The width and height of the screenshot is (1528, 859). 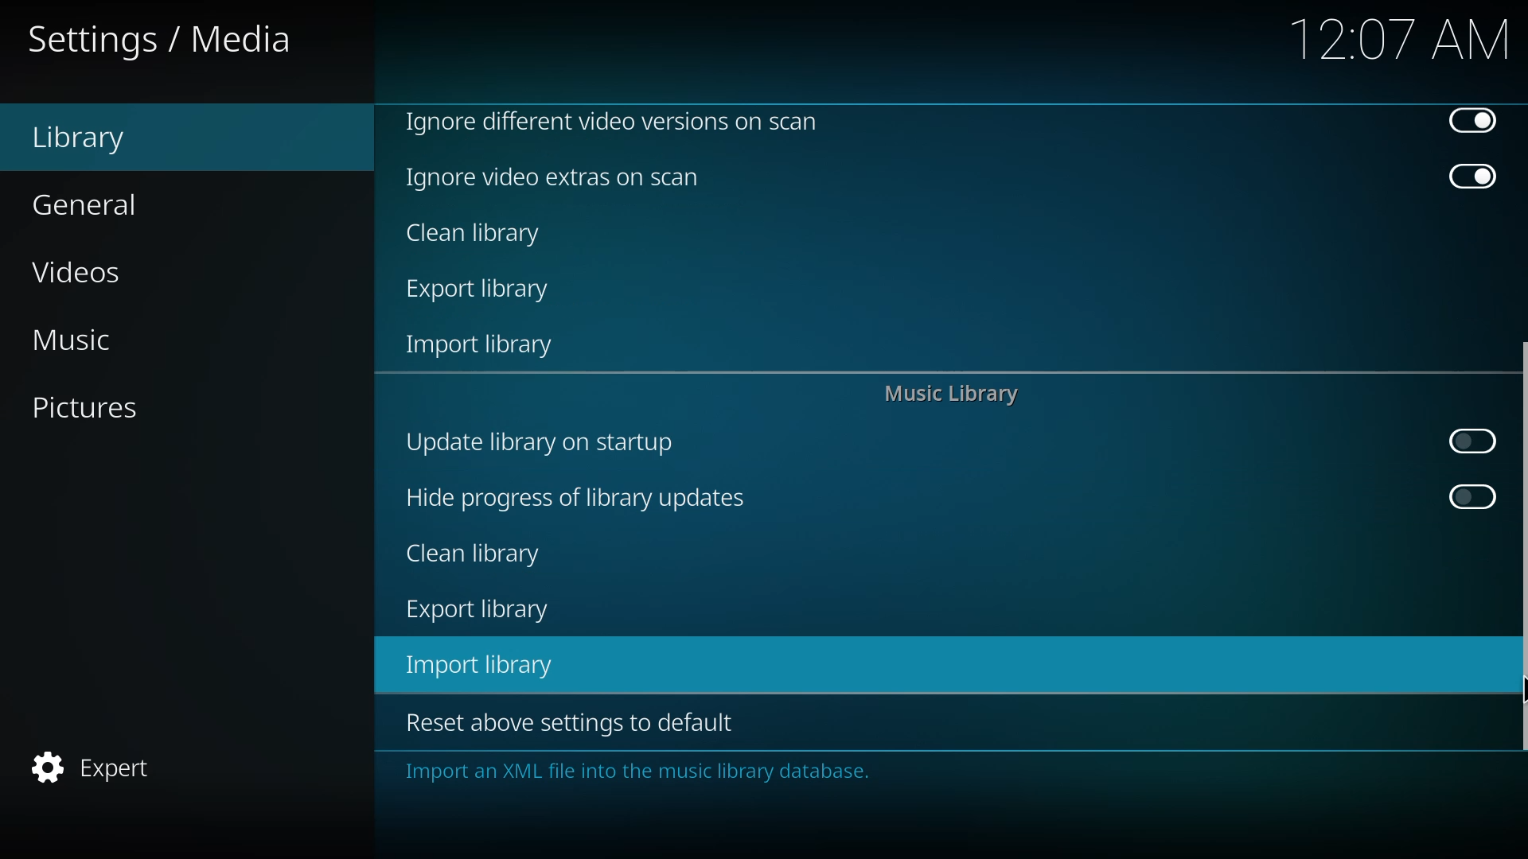 I want to click on videos, so click(x=80, y=275).